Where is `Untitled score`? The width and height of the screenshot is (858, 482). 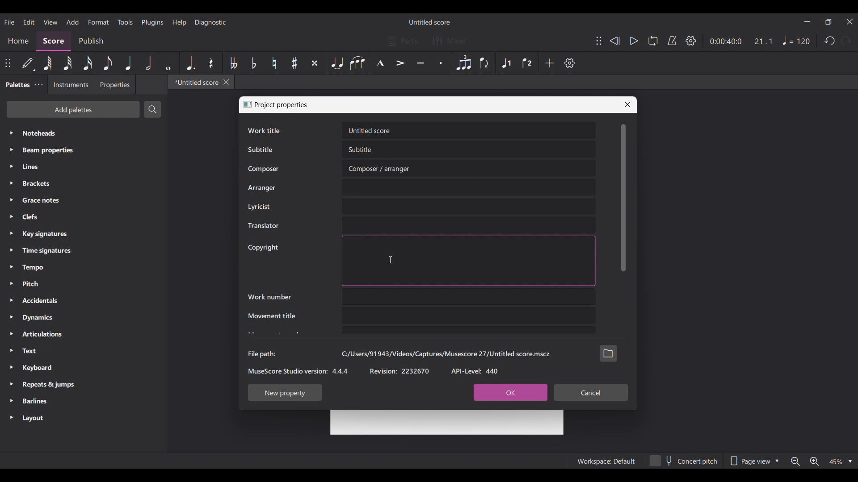 Untitled score is located at coordinates (429, 22).